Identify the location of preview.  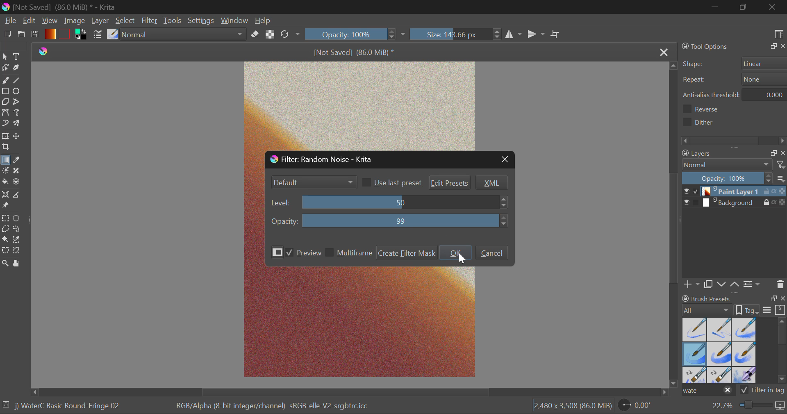
(685, 191).